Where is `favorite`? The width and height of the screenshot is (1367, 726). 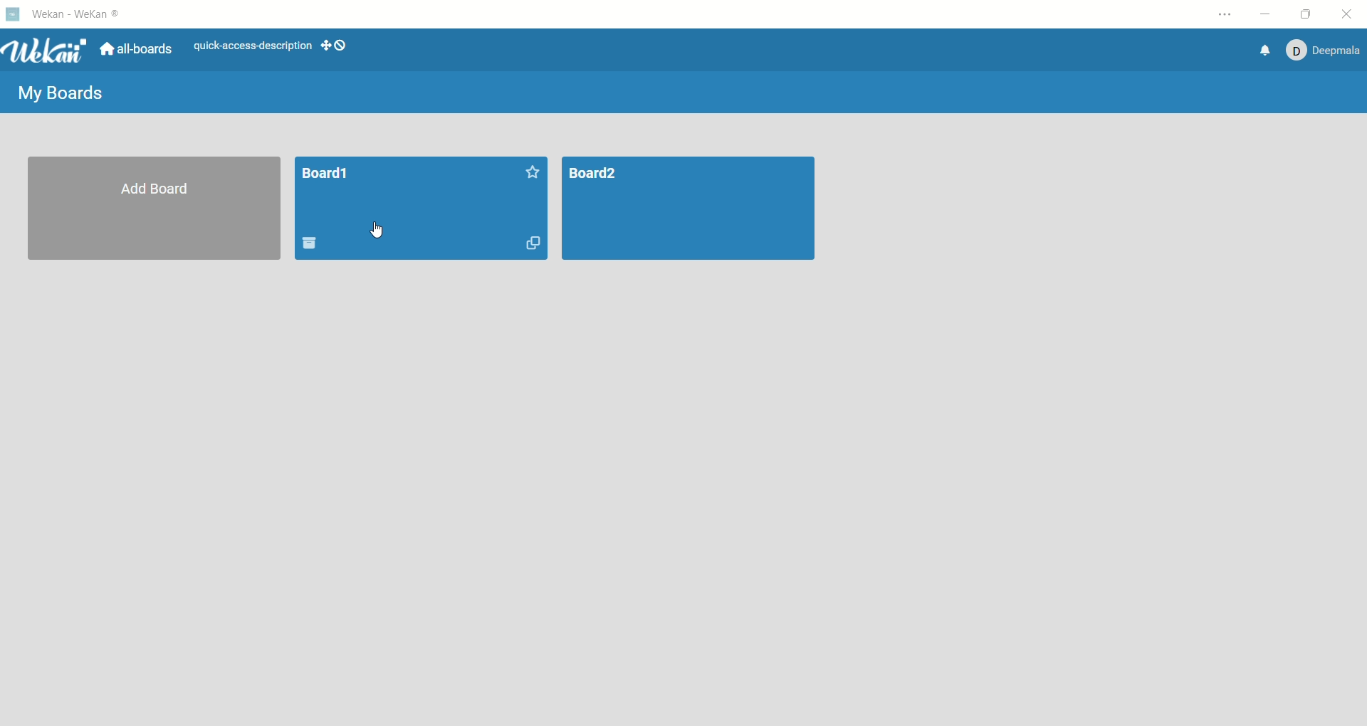 favorite is located at coordinates (529, 171).